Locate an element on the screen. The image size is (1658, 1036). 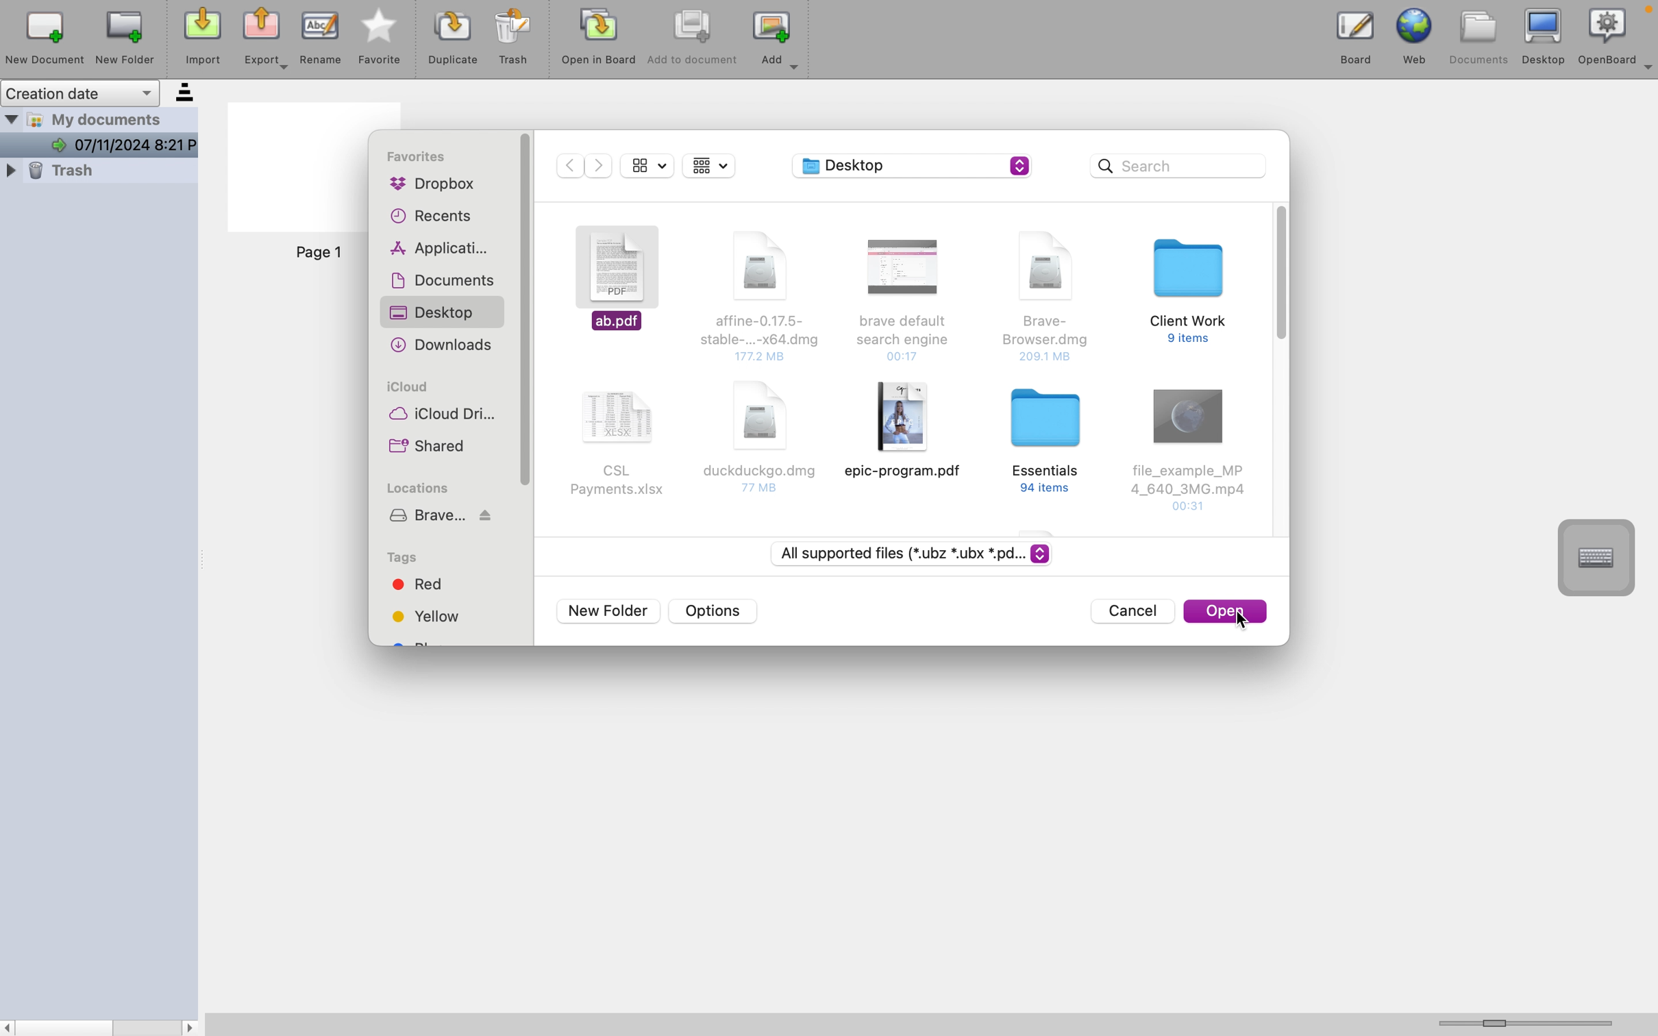
downloads is located at coordinates (440, 346).